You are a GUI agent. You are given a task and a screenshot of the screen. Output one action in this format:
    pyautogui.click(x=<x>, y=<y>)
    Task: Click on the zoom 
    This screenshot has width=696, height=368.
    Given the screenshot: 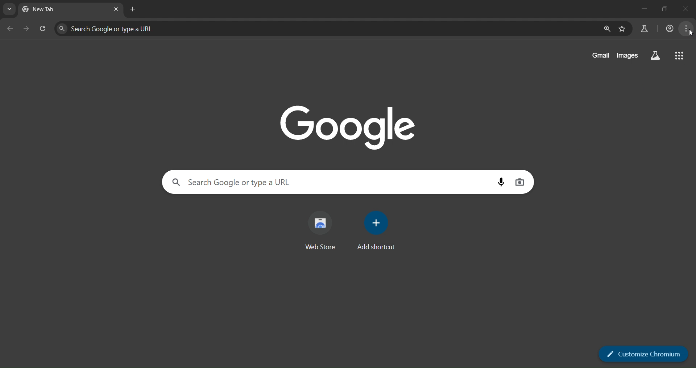 What is the action you would take?
    pyautogui.click(x=608, y=29)
    